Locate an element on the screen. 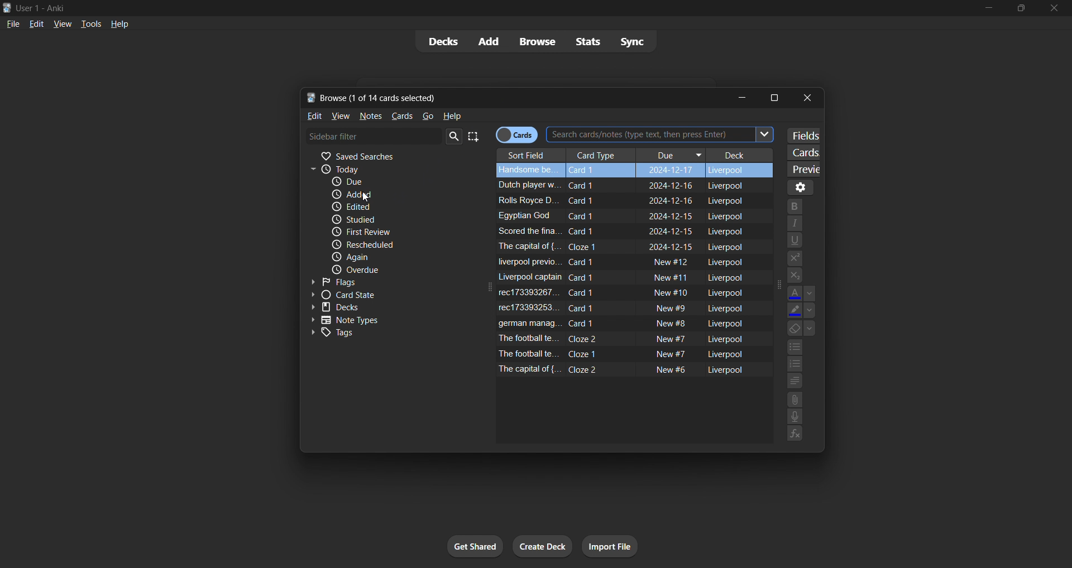 The height and width of the screenshot is (568, 1072). maximize is located at coordinates (1017, 8).